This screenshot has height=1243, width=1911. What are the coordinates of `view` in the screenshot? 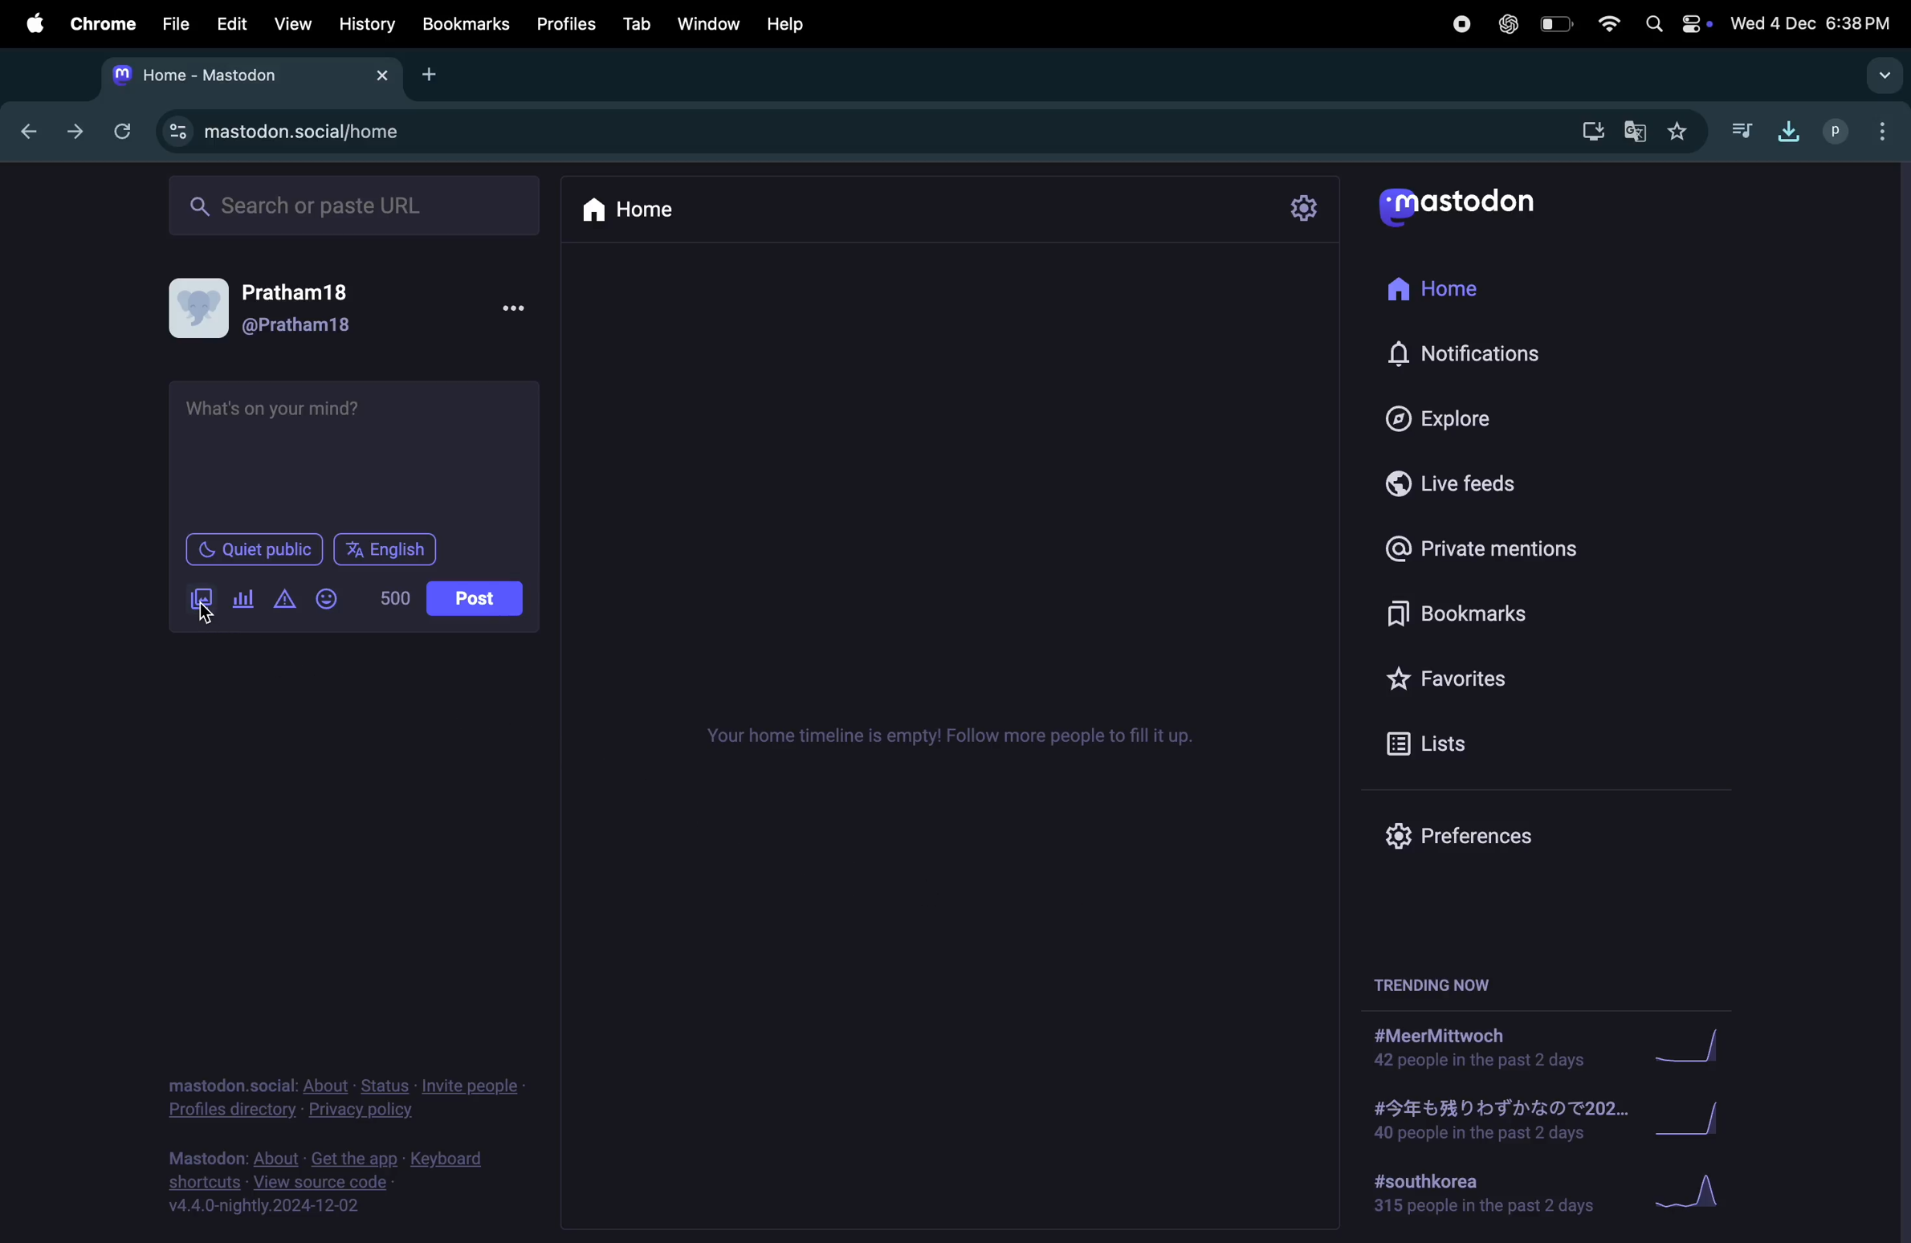 It's located at (293, 24).